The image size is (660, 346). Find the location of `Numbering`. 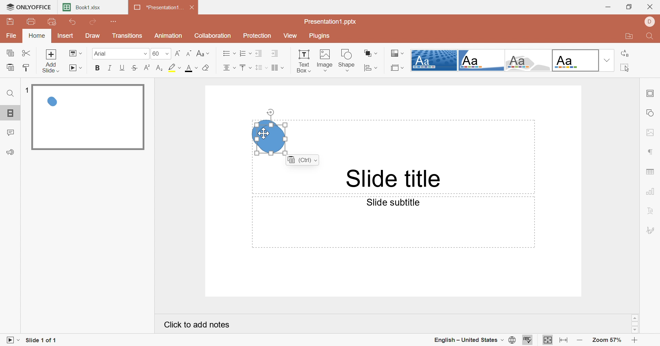

Numbering is located at coordinates (245, 53).